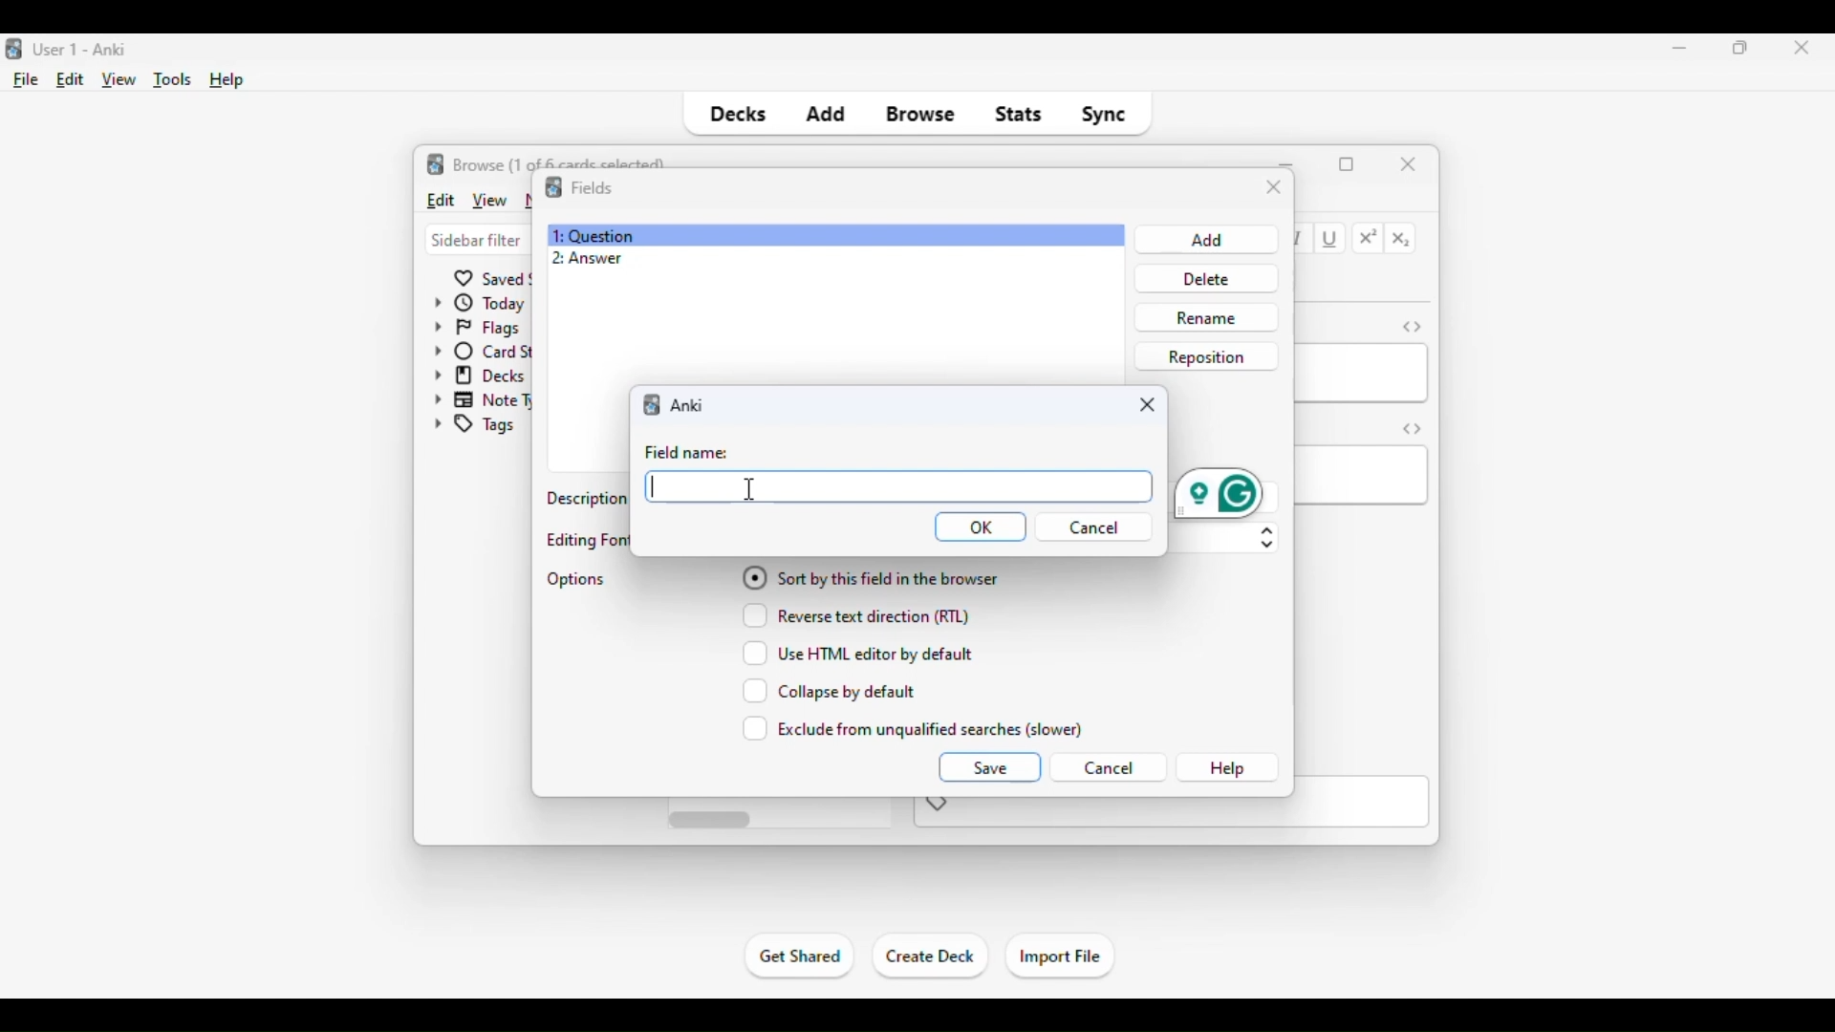 The image size is (1835, 1032). Describe the element at coordinates (1680, 47) in the screenshot. I see `minimize` at that location.